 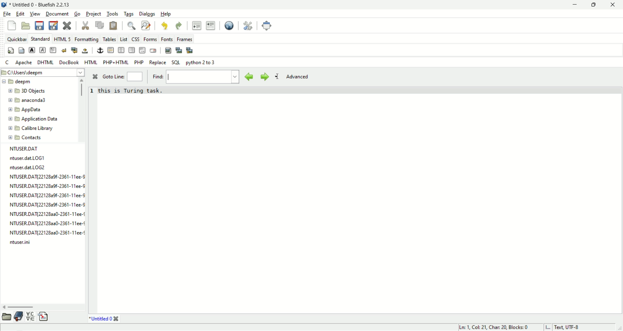 What do you see at coordinates (18, 316) in the screenshot?
I see `bookmark` at bounding box center [18, 316].